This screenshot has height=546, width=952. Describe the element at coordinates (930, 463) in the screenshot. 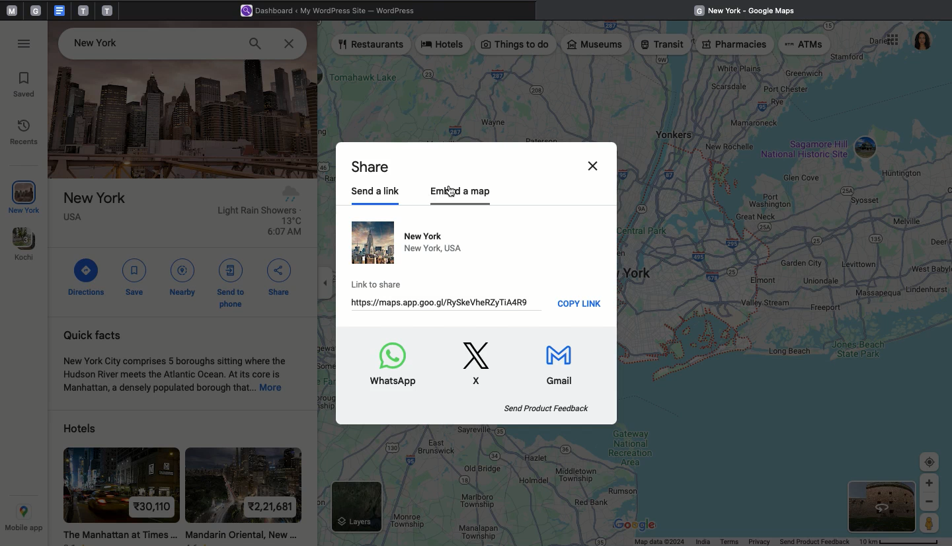

I see `Target` at that location.